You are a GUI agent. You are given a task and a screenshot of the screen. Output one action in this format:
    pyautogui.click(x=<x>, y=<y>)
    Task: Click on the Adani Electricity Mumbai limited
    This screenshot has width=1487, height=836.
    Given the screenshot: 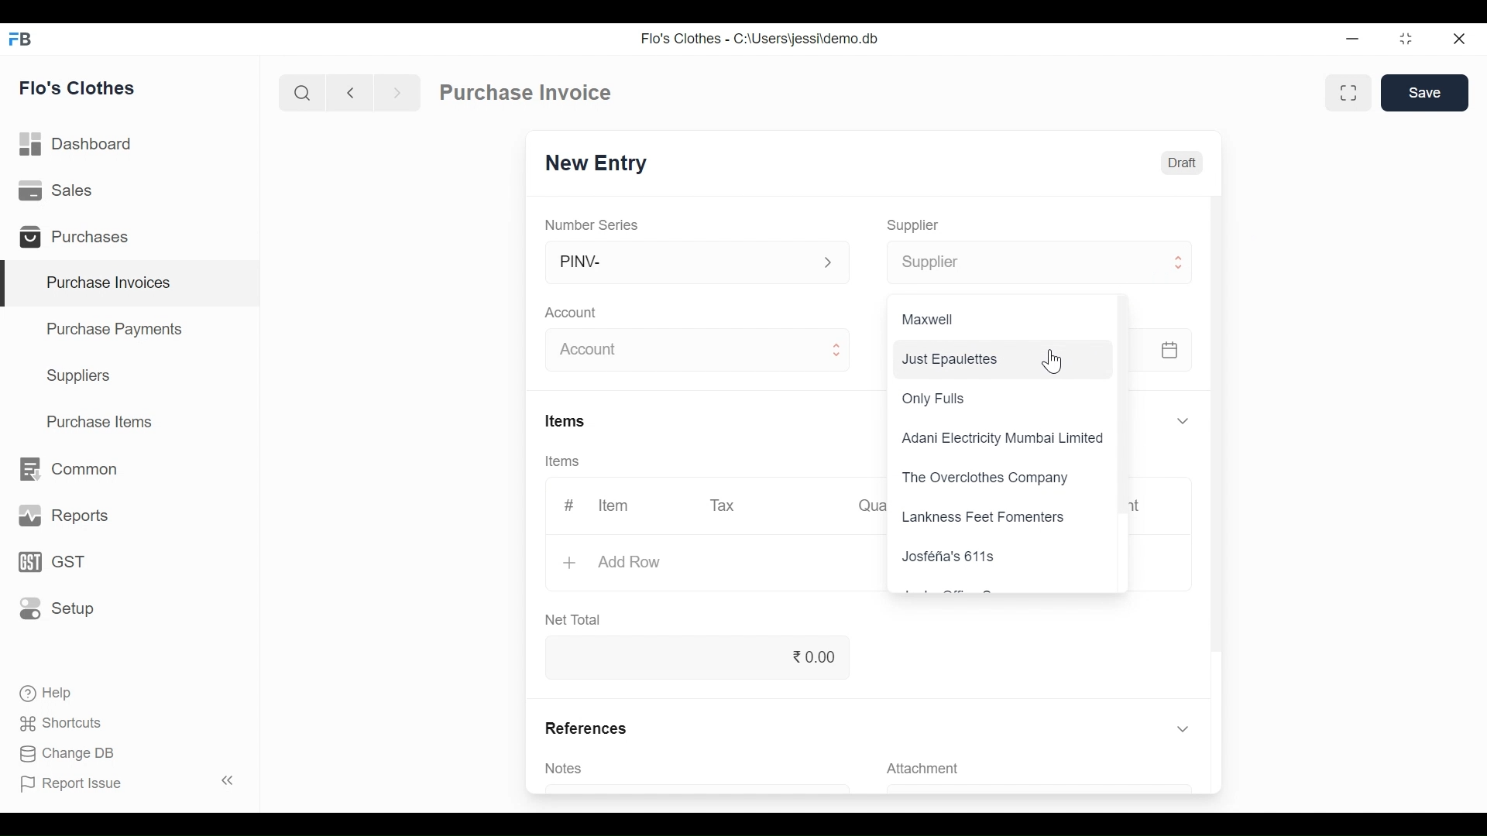 What is the action you would take?
    pyautogui.click(x=1004, y=439)
    